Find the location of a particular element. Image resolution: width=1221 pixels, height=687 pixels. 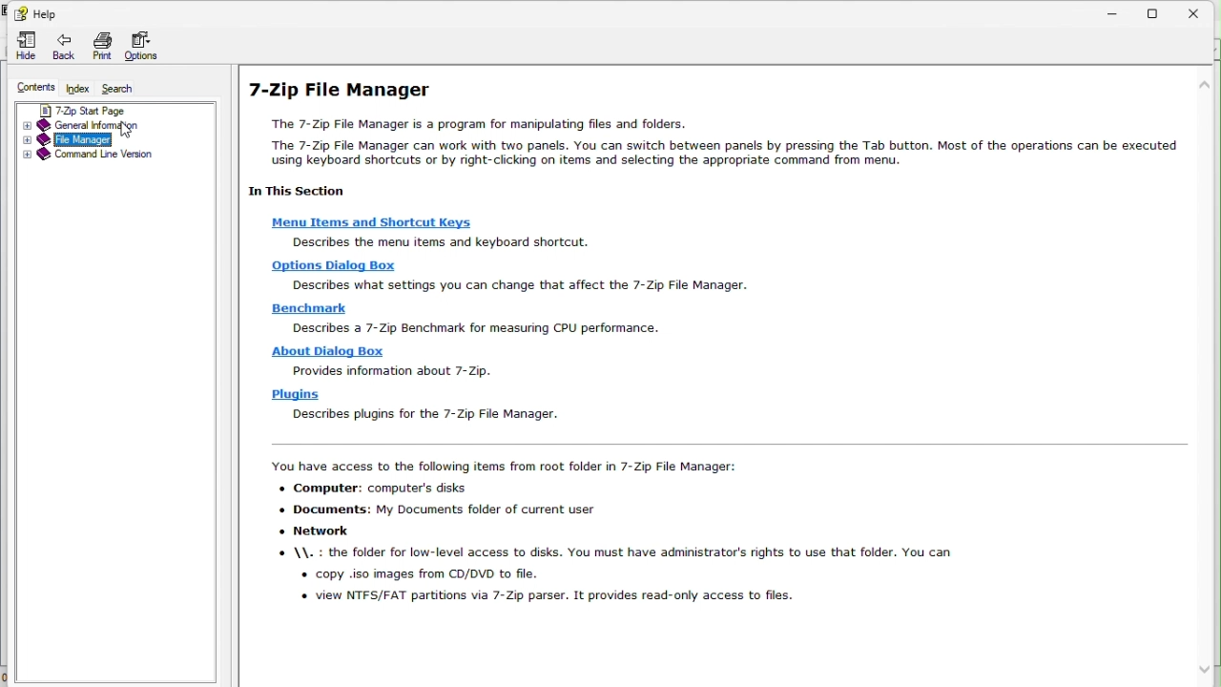

index is located at coordinates (80, 90).